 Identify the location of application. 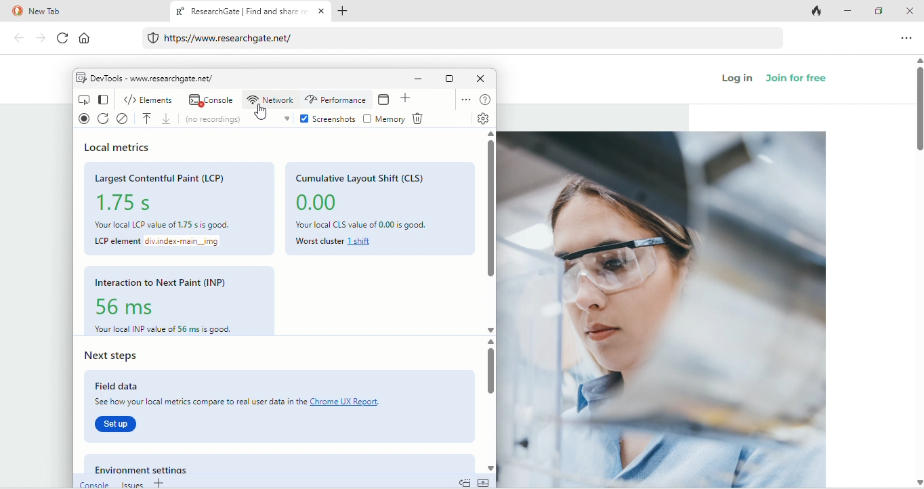
(386, 100).